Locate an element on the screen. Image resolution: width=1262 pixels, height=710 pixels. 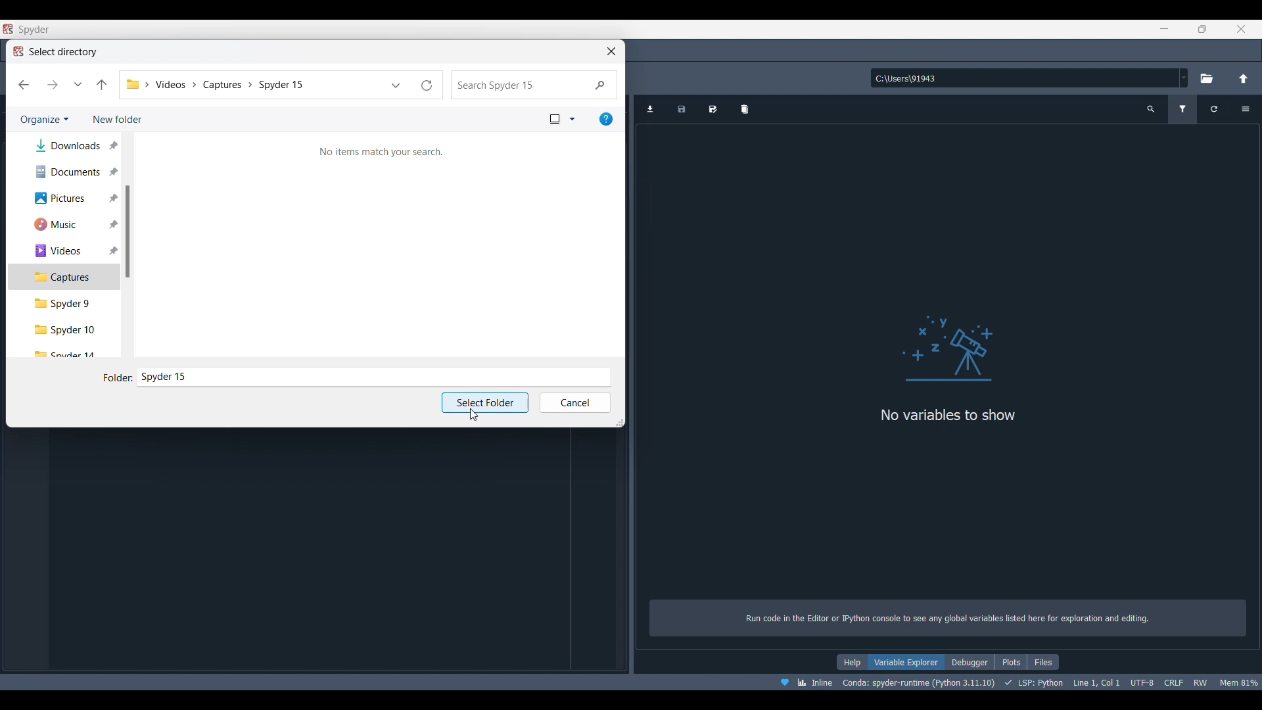
Cancel is located at coordinates (576, 403).